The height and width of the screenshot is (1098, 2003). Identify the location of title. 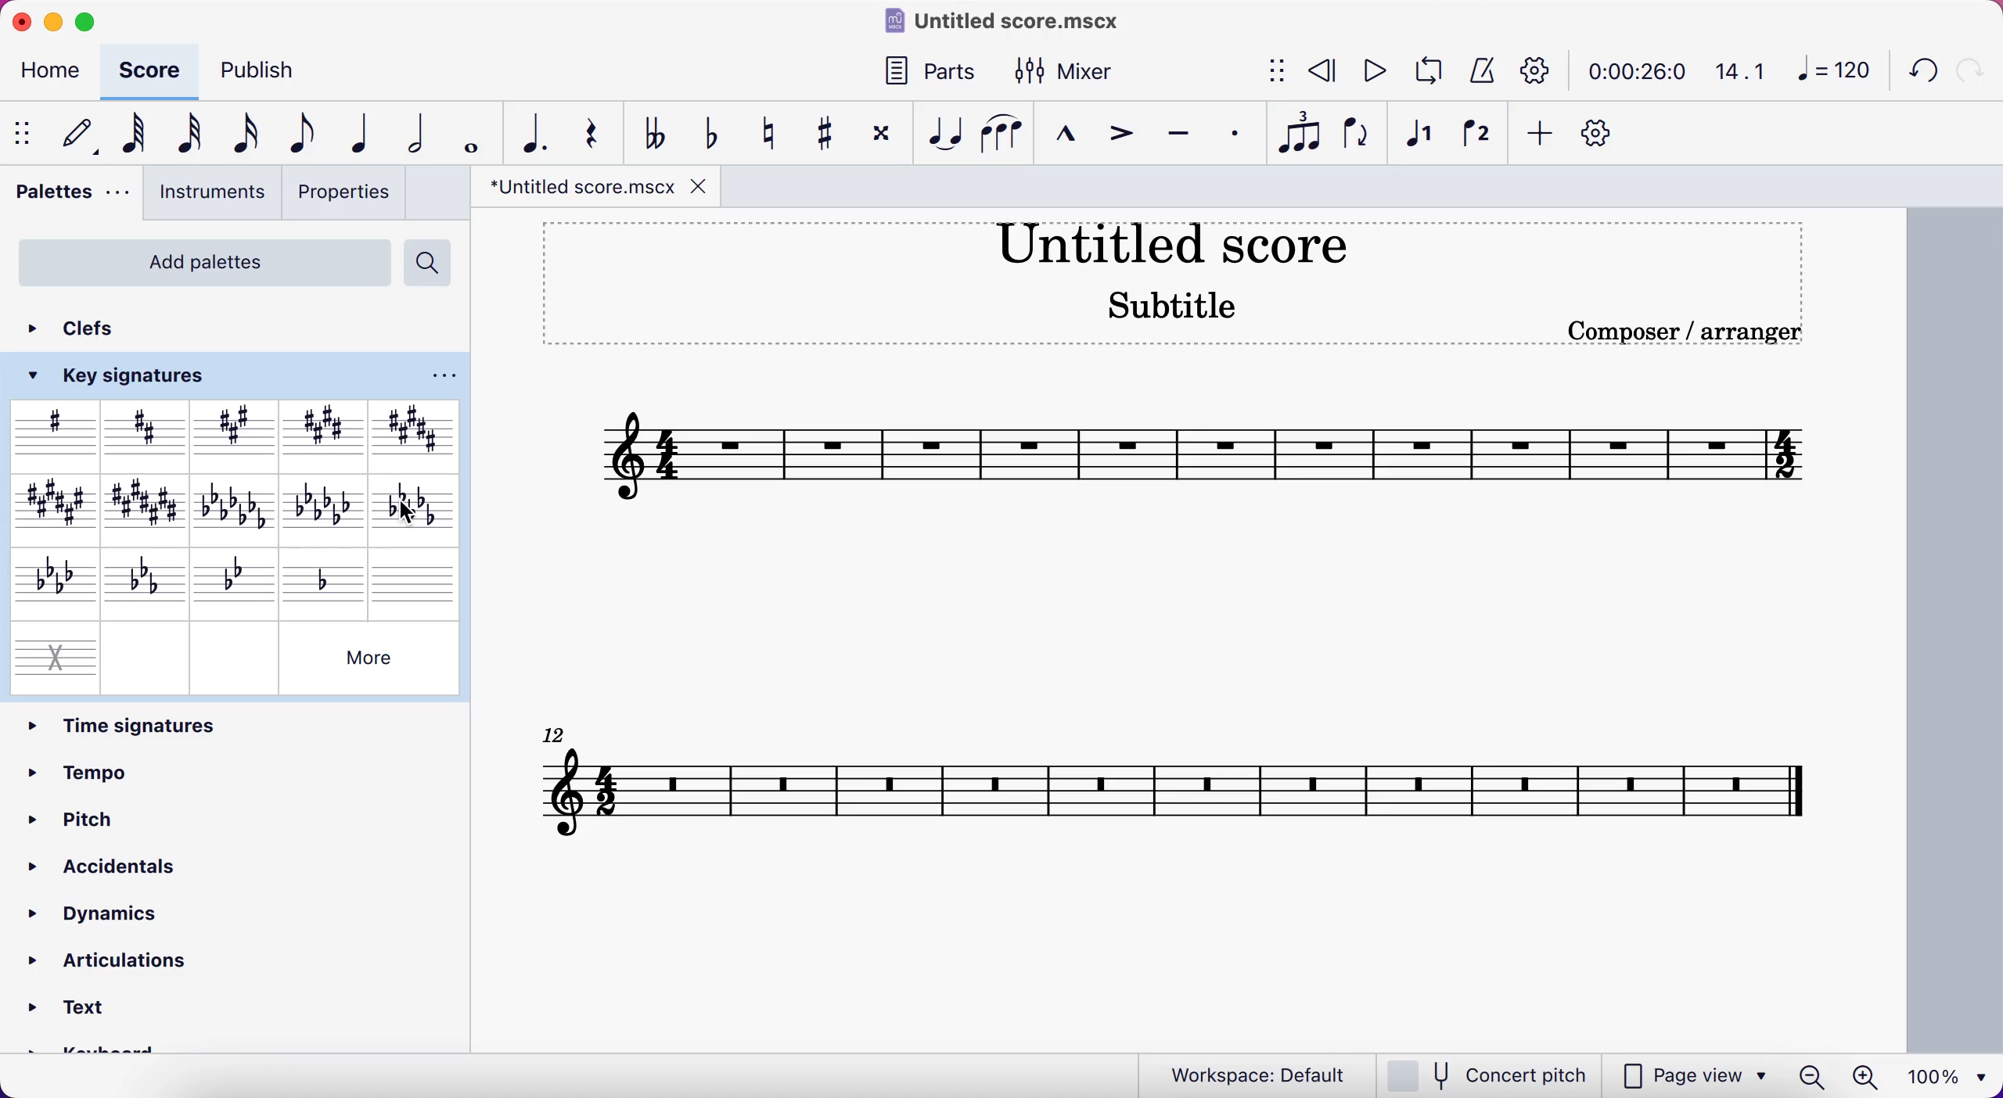
(1020, 22).